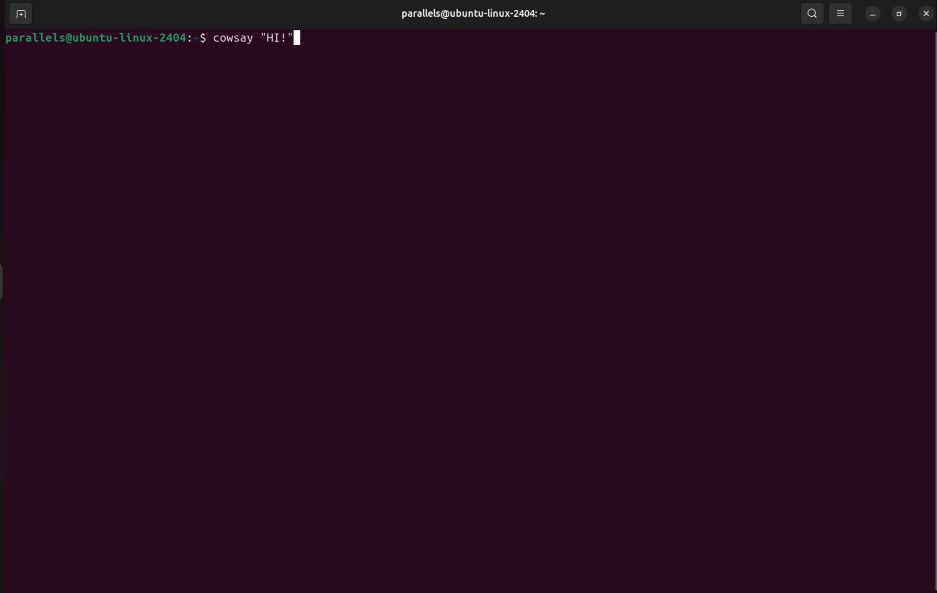 The image size is (937, 593). I want to click on add terminal, so click(21, 14).